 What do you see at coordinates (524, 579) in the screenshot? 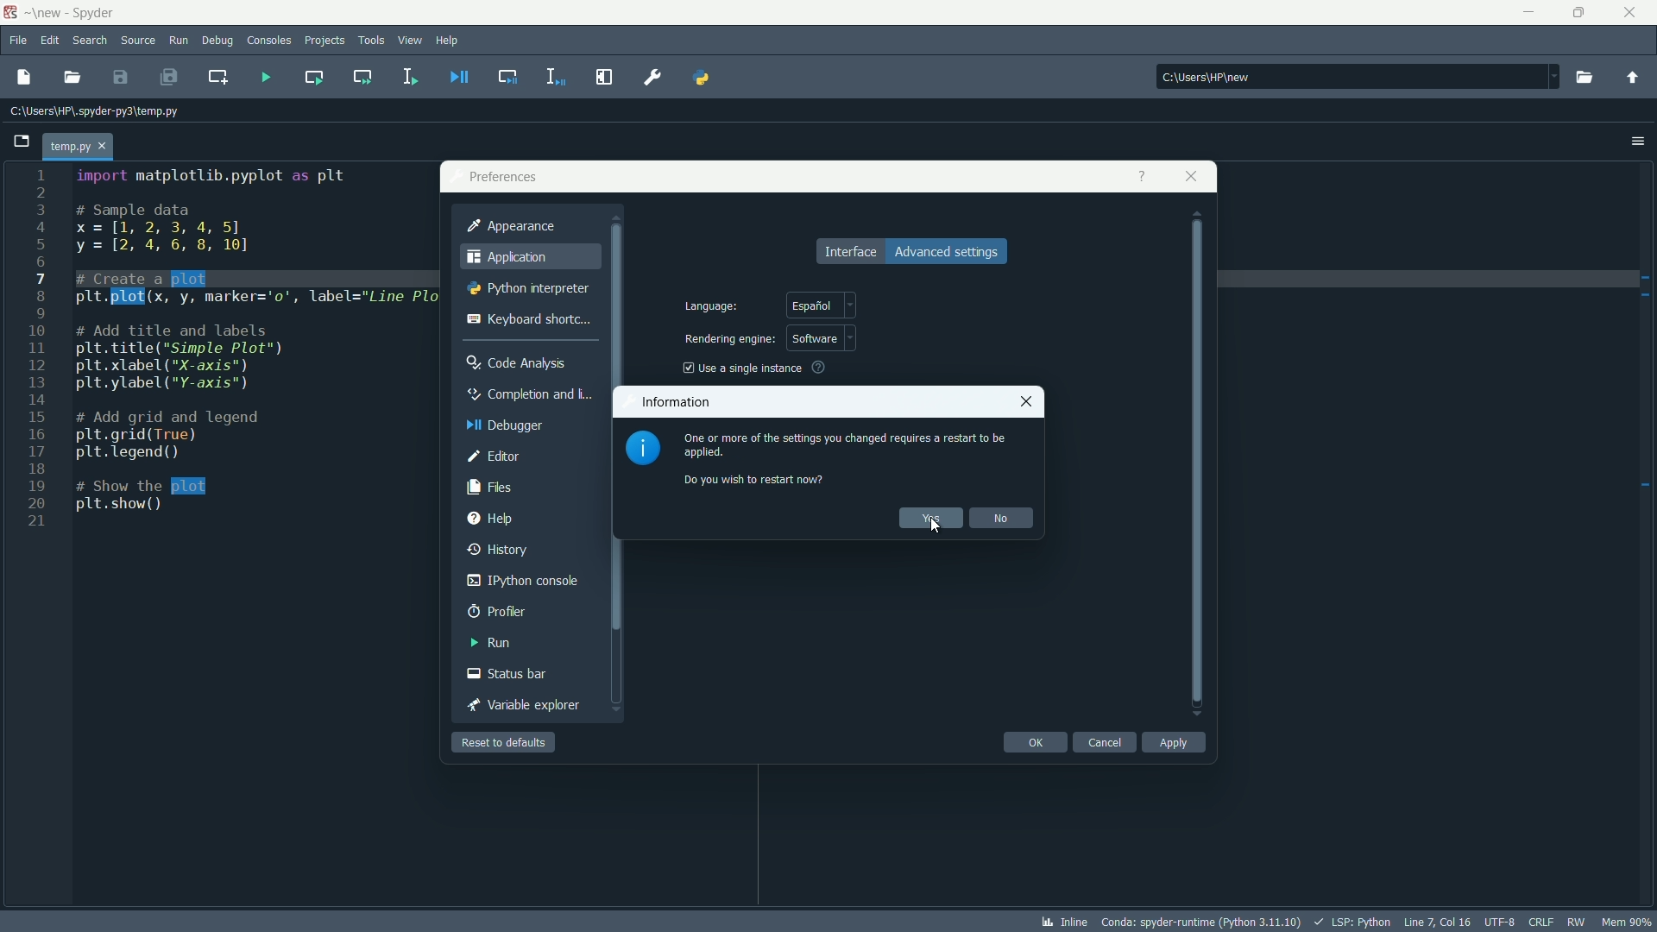
I see `ipython console` at bounding box center [524, 579].